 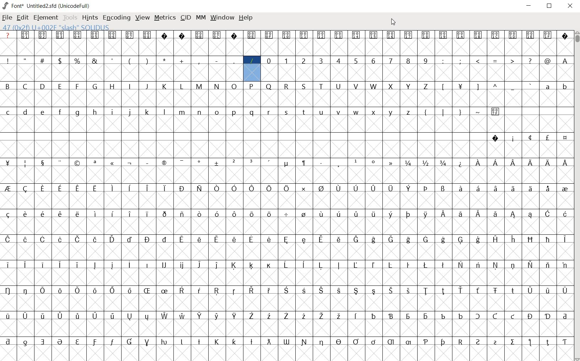 I want to click on Encoding, so click(x=75, y=5).